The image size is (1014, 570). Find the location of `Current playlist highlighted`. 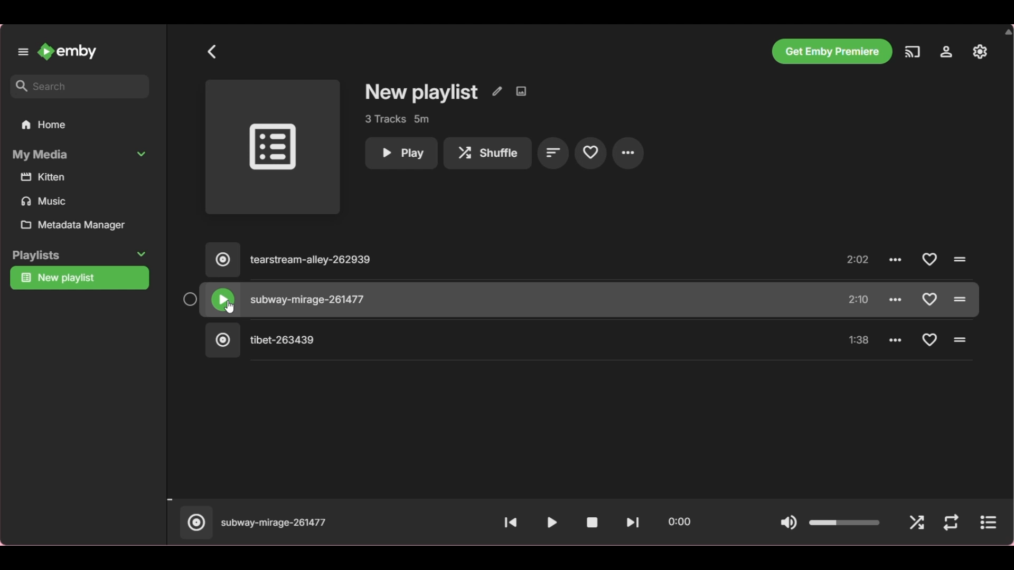

Current playlist highlighted is located at coordinates (79, 278).